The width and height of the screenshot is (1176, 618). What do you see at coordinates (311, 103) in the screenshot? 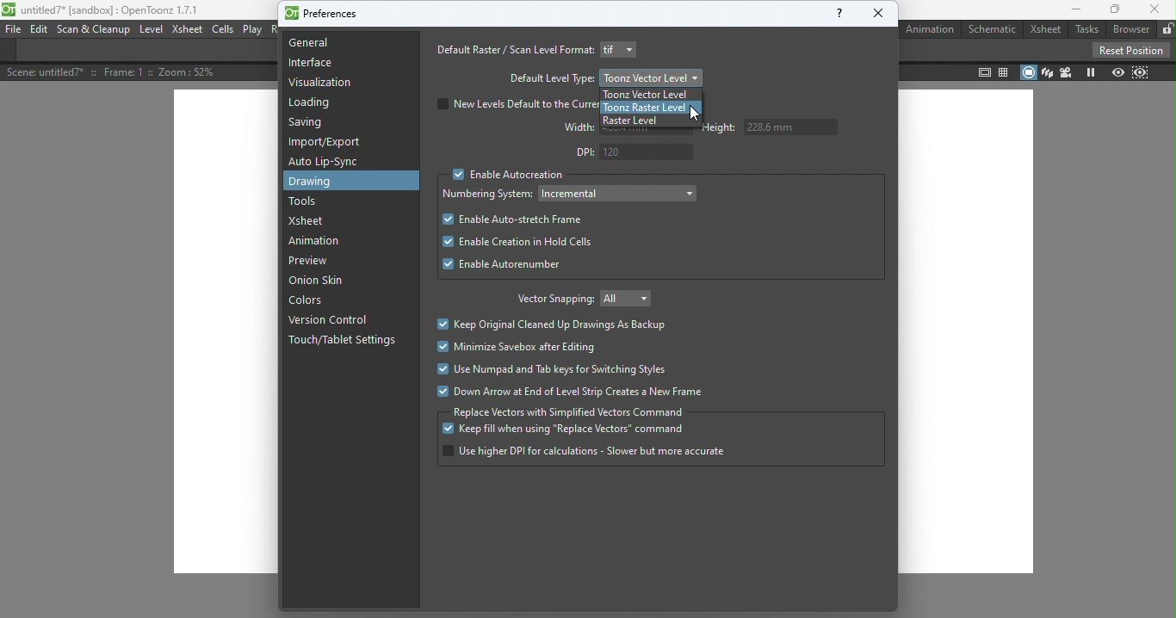
I see `Loading` at bounding box center [311, 103].